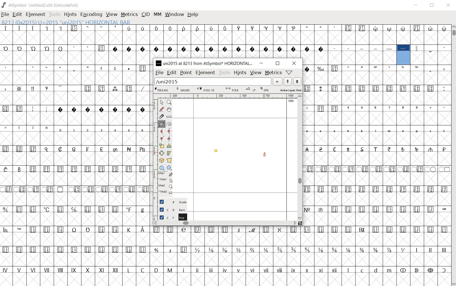  What do you see at coordinates (170, 146) in the screenshot?
I see `Rotate the selection` at bounding box center [170, 146].